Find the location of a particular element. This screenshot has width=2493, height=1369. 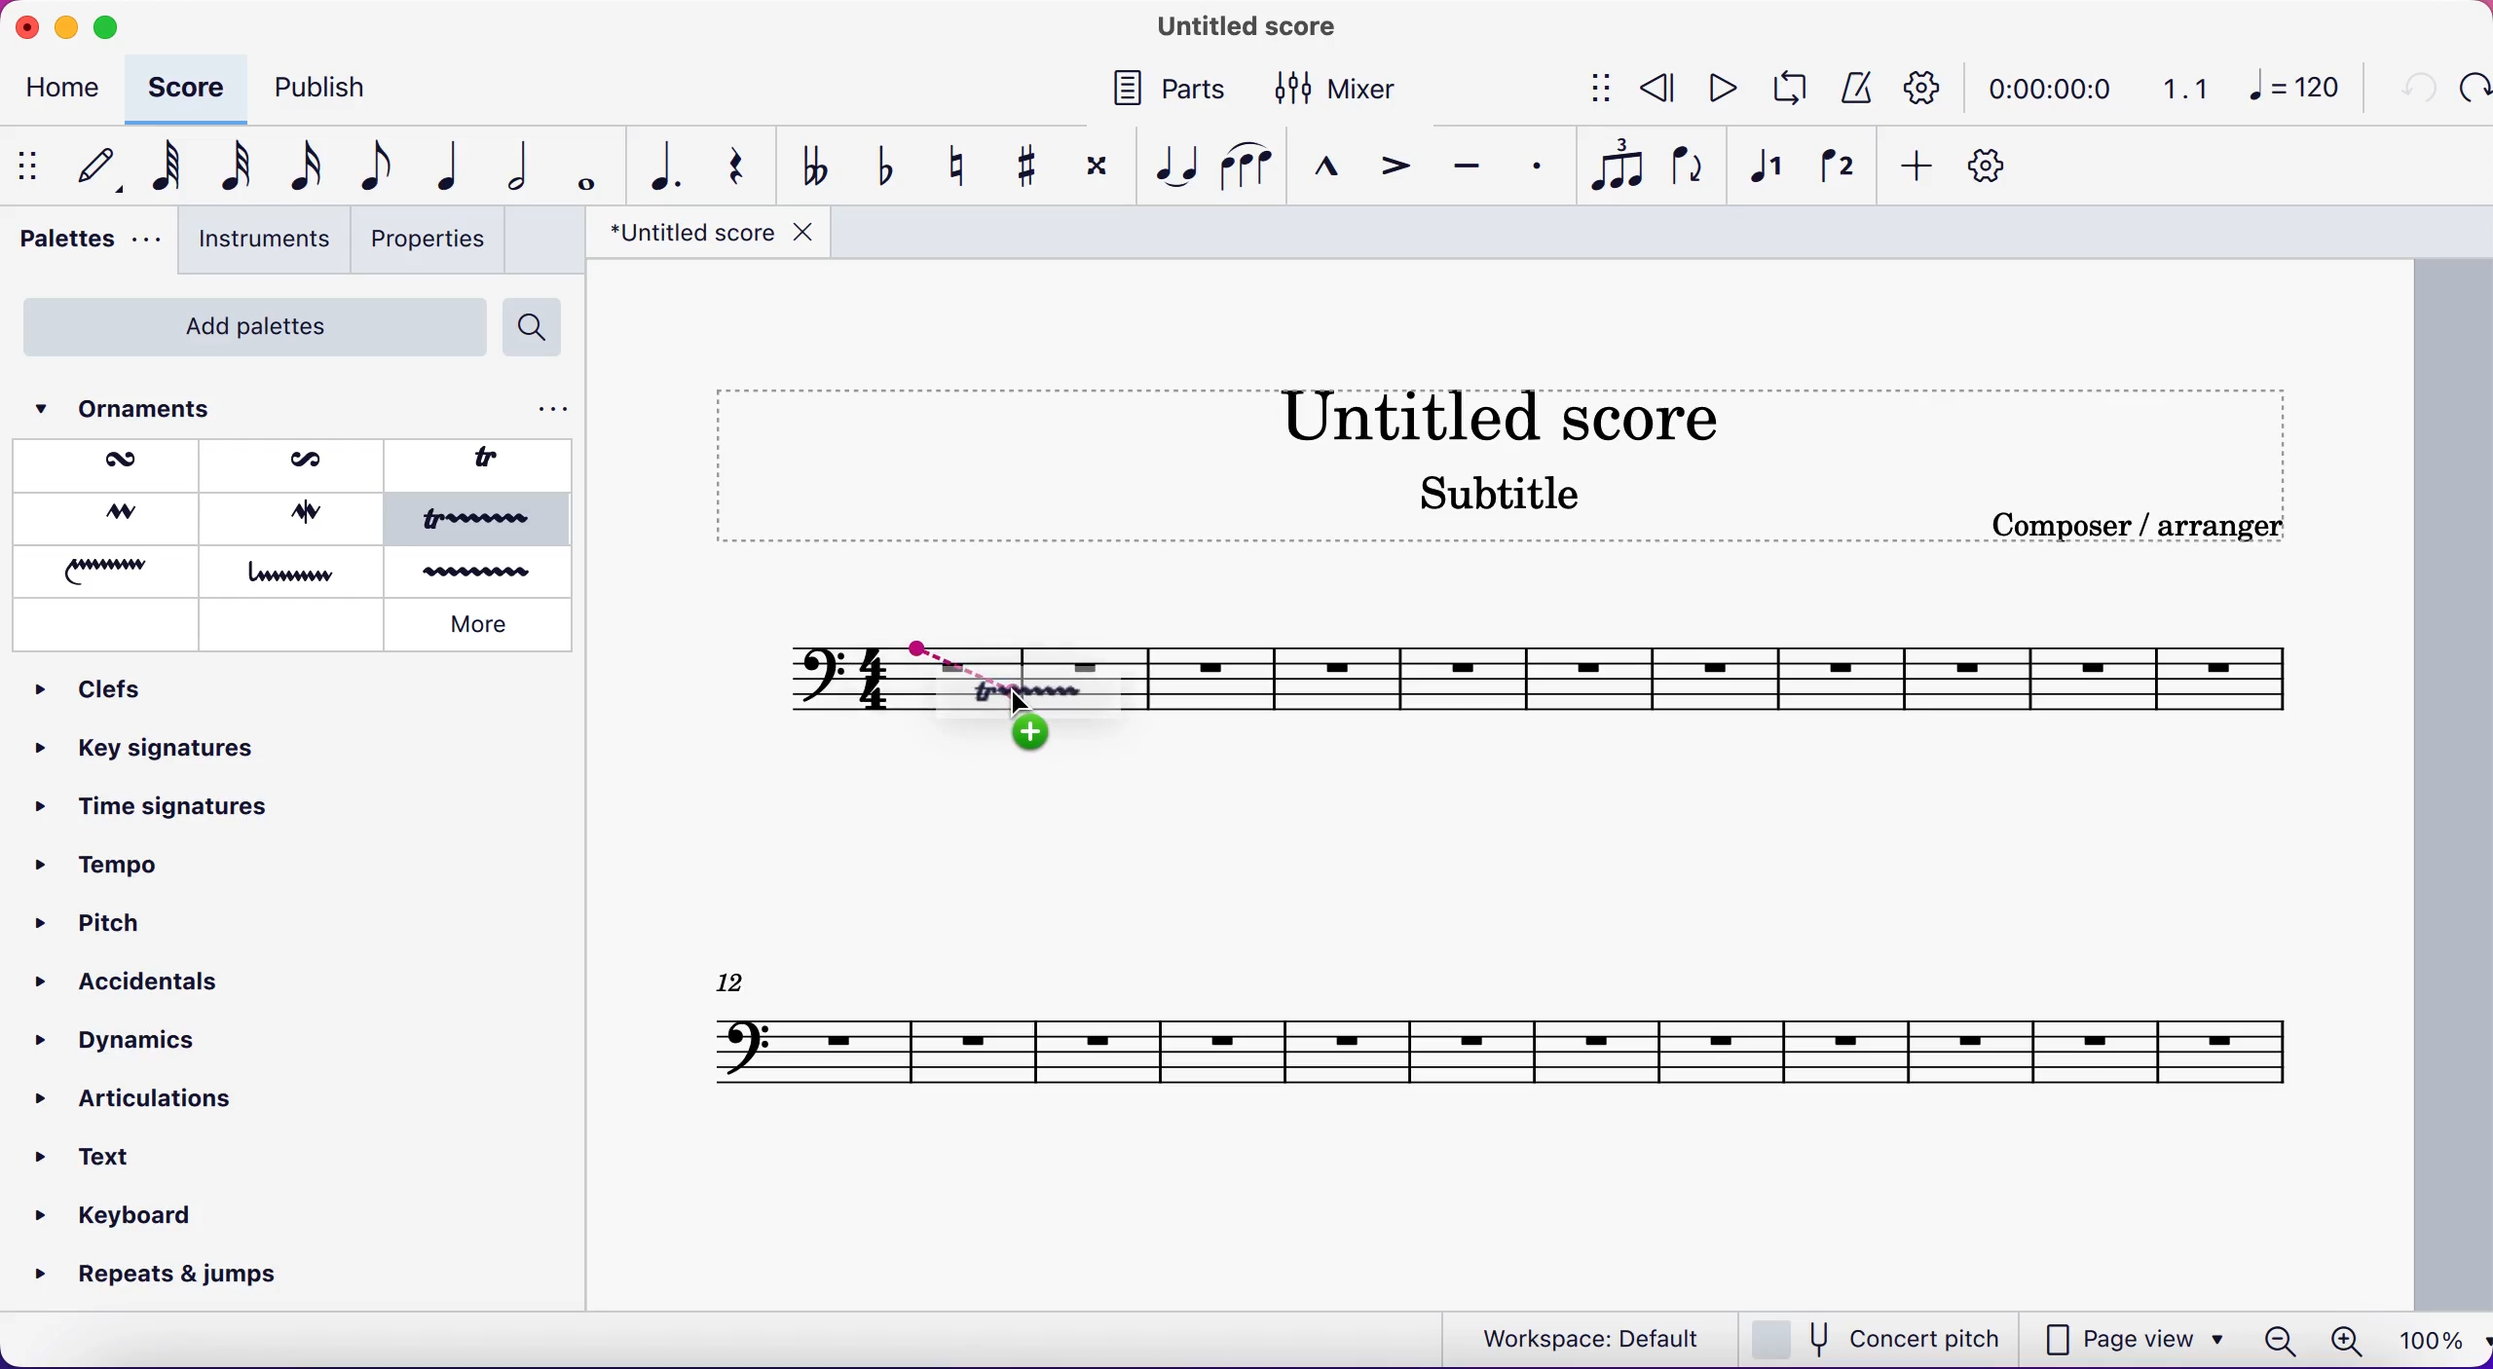

clefs is located at coordinates (111, 691).